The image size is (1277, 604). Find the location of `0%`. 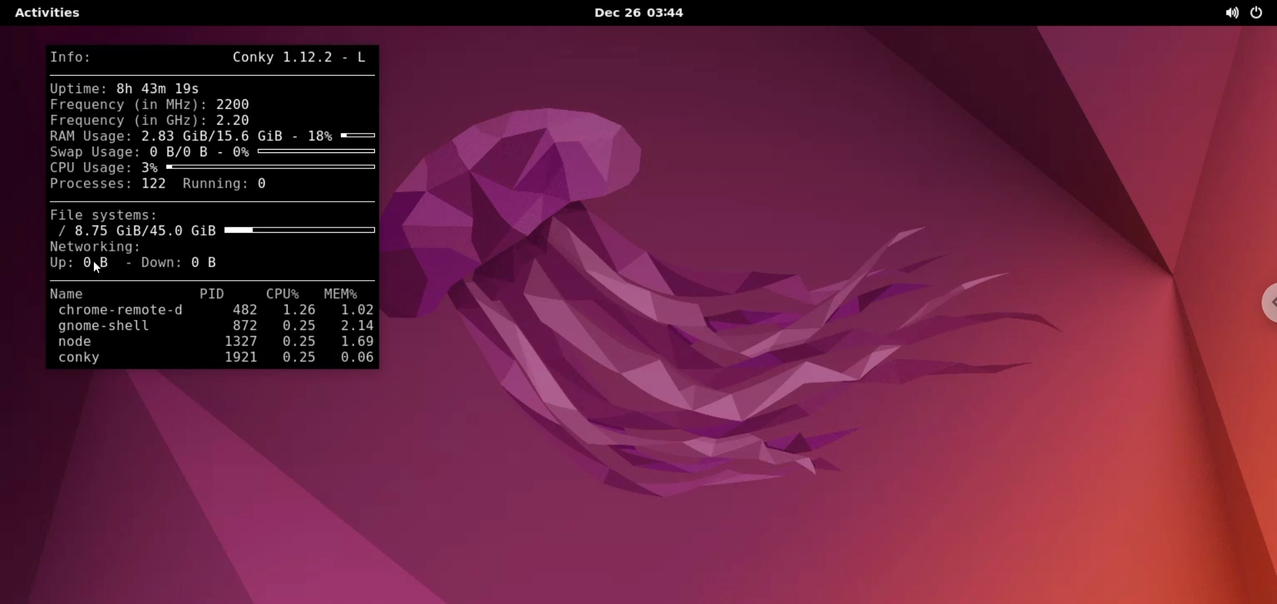

0% is located at coordinates (302, 152).